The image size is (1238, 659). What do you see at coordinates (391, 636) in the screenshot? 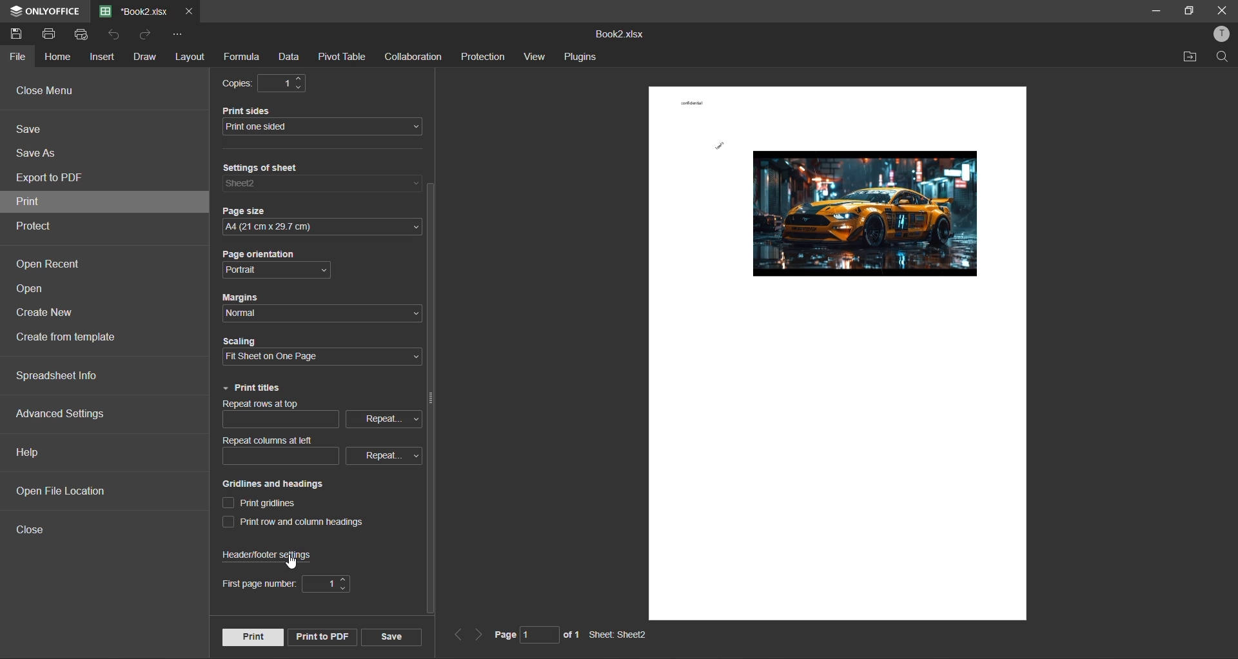
I see `save` at bounding box center [391, 636].